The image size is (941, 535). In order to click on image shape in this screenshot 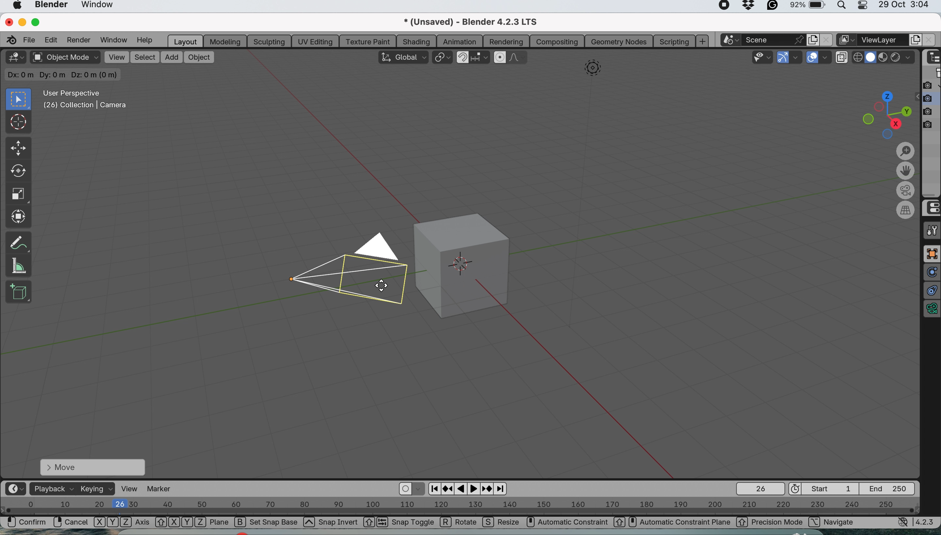, I will do `click(593, 69)`.